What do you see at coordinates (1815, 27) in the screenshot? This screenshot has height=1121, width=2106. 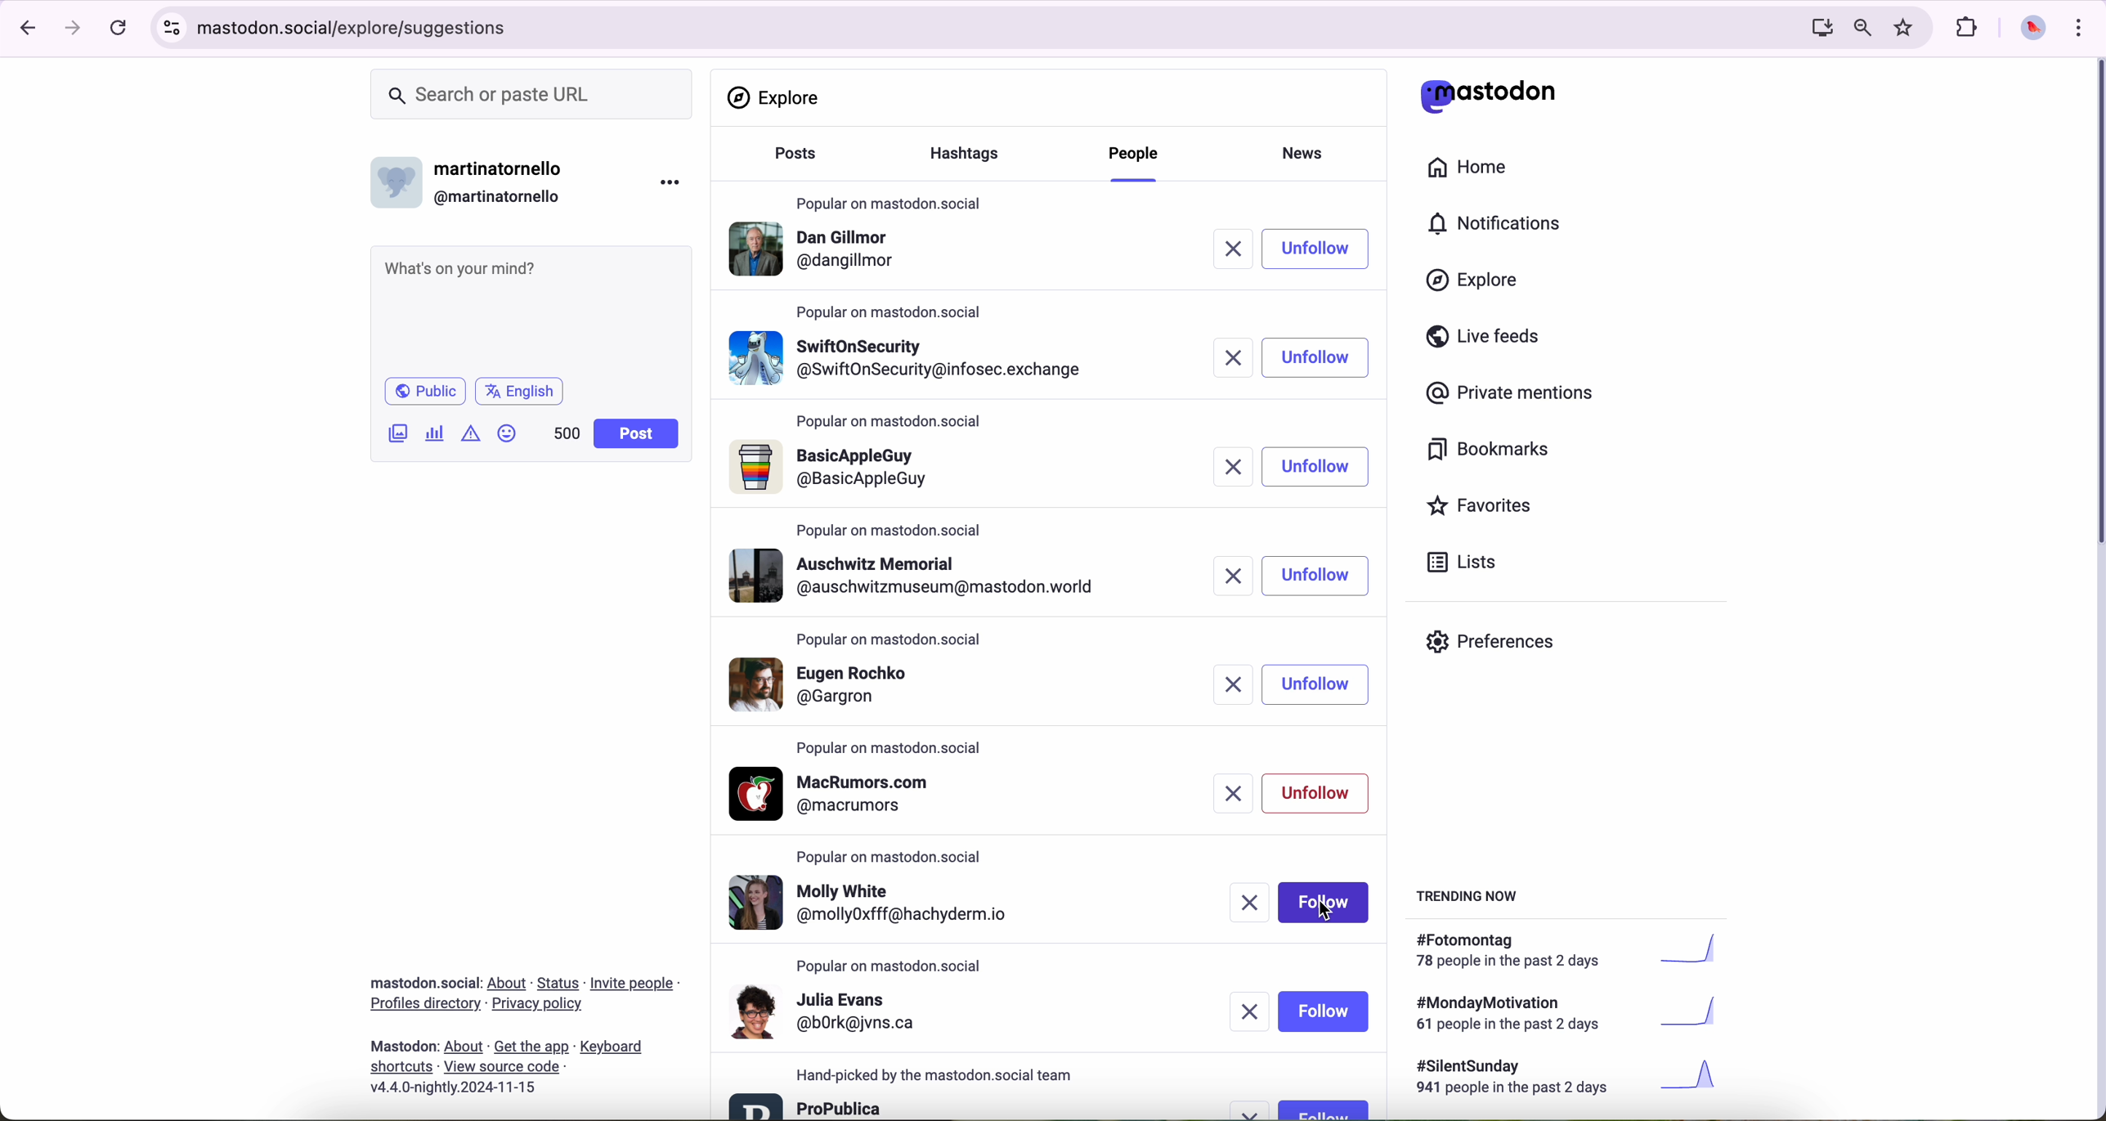 I see `computer` at bounding box center [1815, 27].